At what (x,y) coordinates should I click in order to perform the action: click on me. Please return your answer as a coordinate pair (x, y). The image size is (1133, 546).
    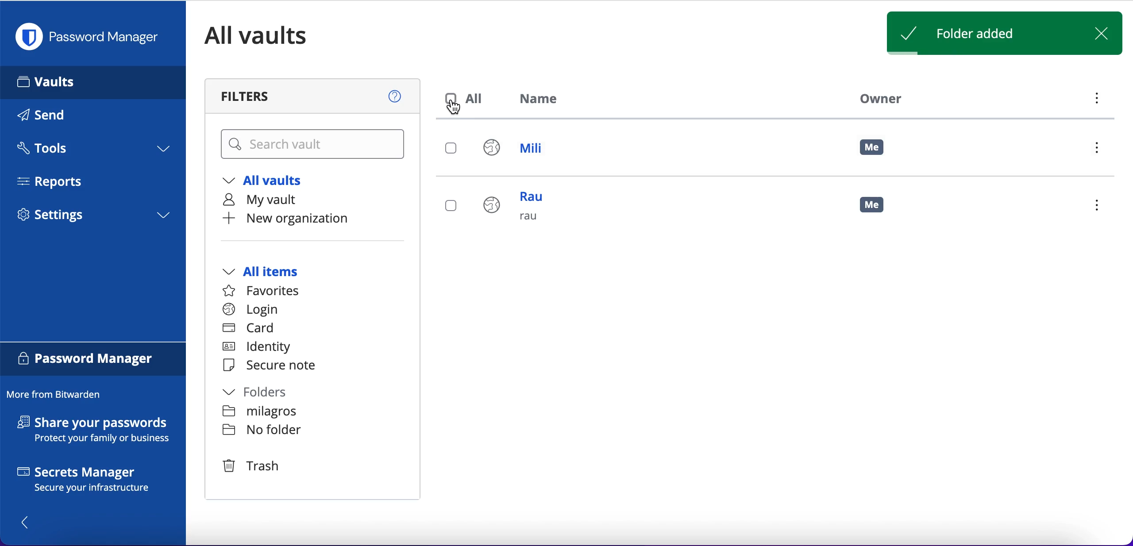
    Looking at the image, I should click on (873, 148).